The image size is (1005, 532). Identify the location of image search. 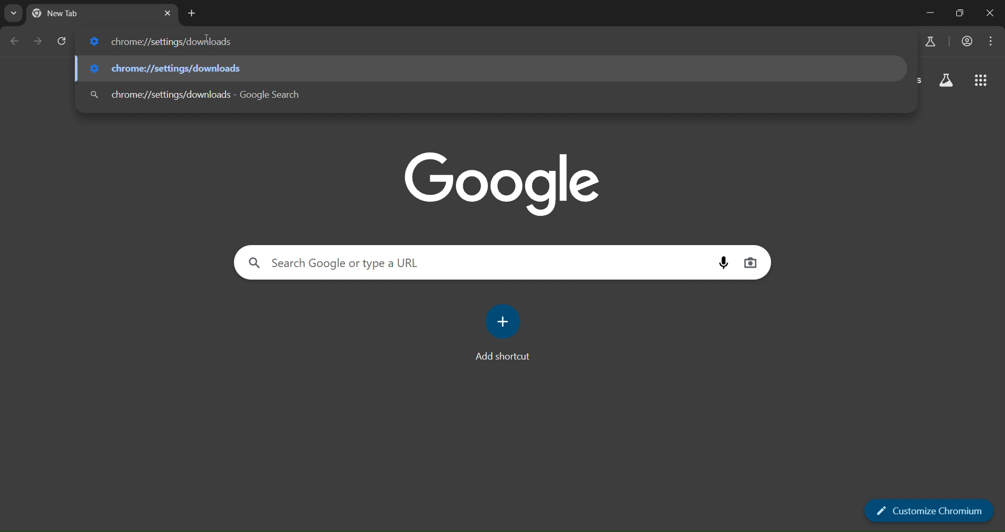
(753, 264).